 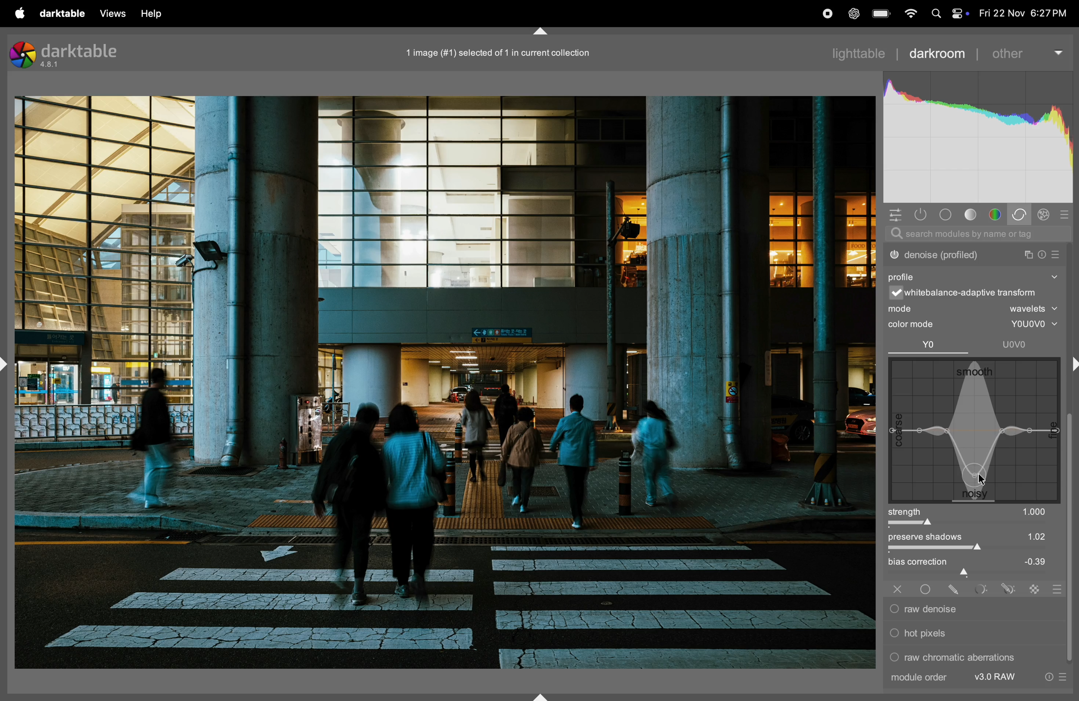 What do you see at coordinates (978, 137) in the screenshot?
I see `histogram` at bounding box center [978, 137].